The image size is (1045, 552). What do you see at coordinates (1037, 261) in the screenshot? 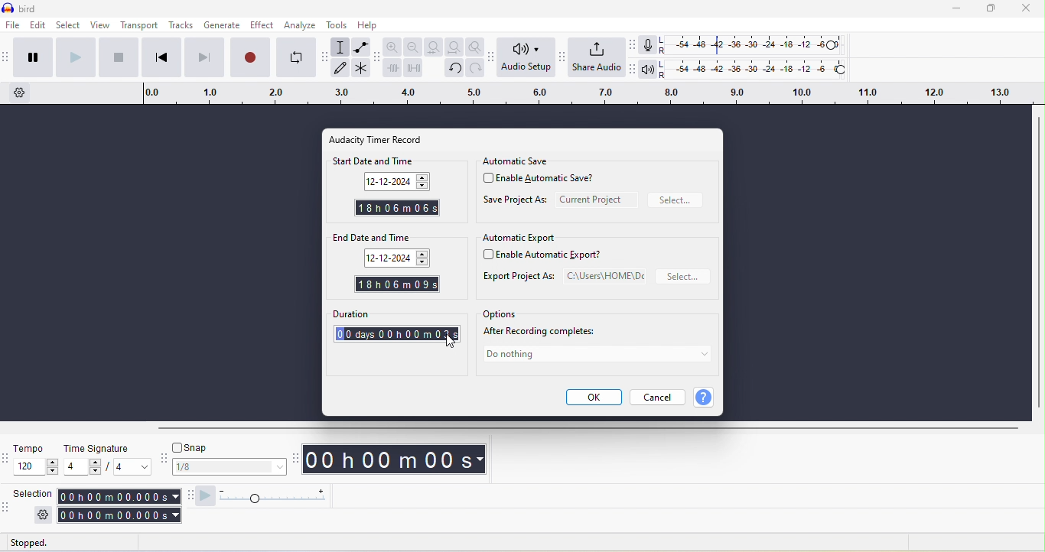
I see `vertical scroll bar` at bounding box center [1037, 261].